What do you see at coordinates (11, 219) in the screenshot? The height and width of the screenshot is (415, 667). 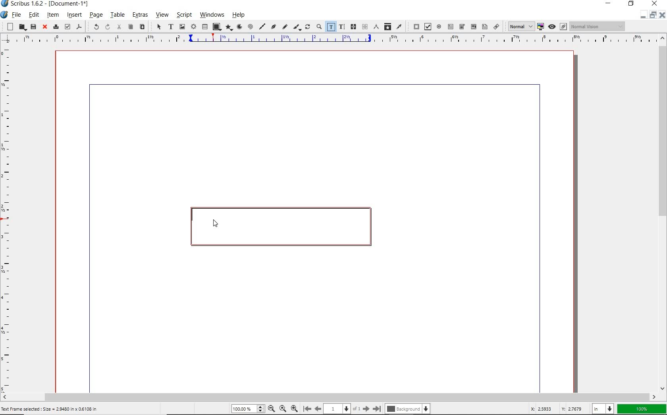 I see `Horizontal page margin` at bounding box center [11, 219].